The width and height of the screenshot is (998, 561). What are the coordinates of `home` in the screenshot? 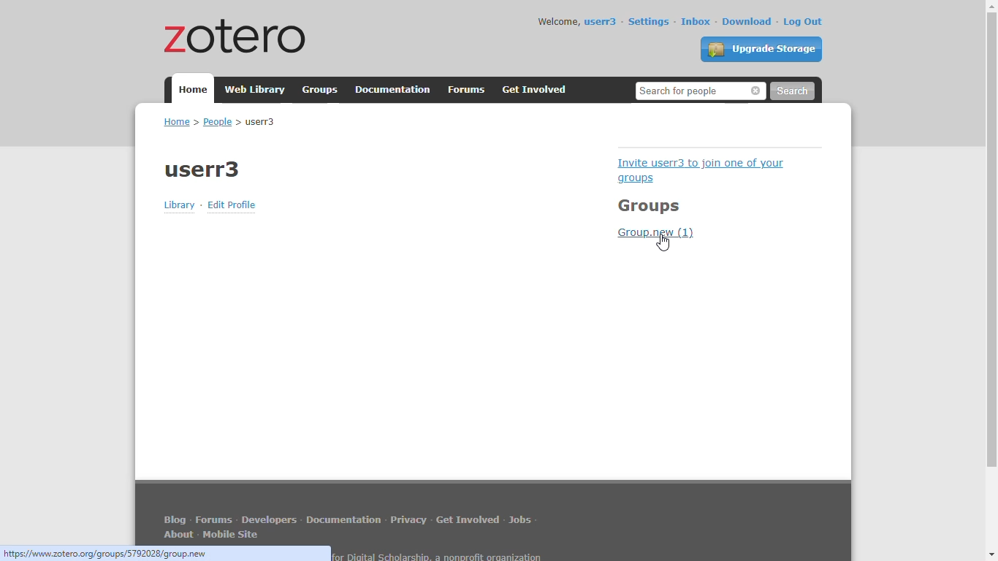 It's located at (194, 88).